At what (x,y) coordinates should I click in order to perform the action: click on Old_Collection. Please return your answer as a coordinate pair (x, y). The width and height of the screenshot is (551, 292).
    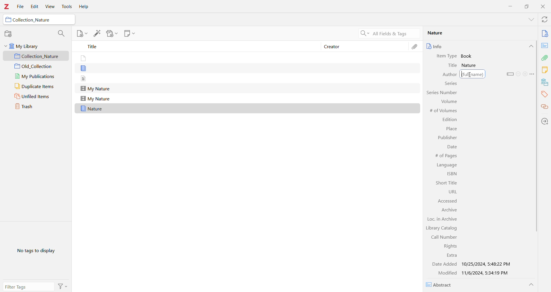
    Looking at the image, I should click on (36, 67).